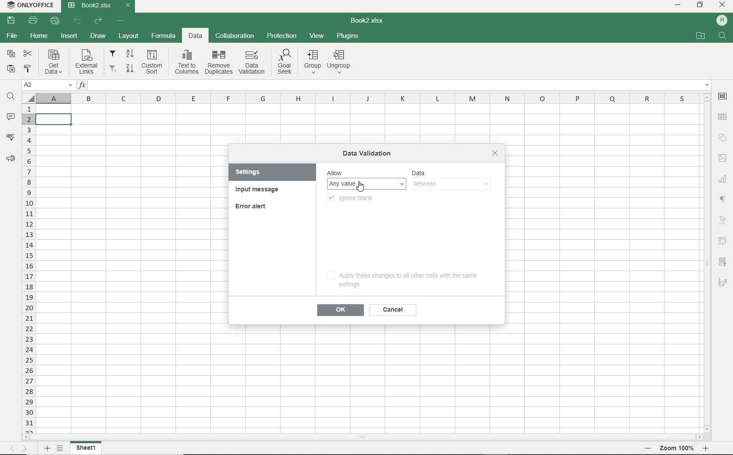  I want to click on INSERT, so click(70, 34).